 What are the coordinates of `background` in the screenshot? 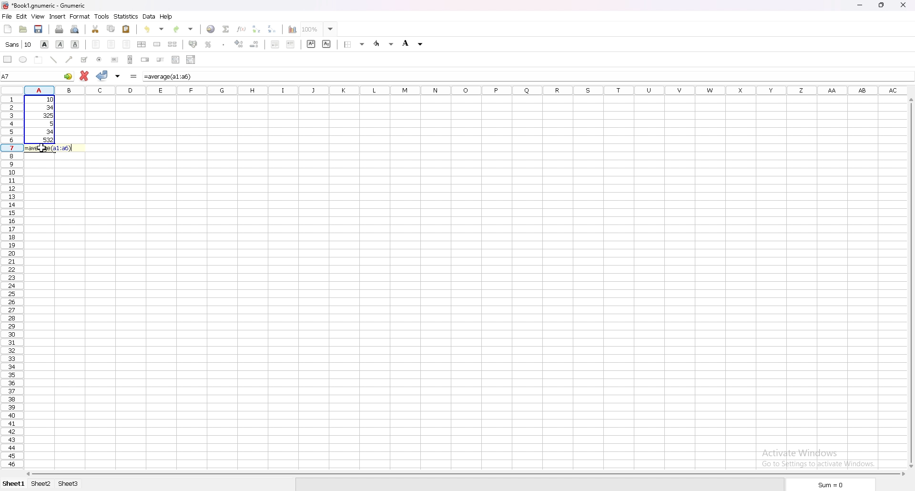 It's located at (414, 44).